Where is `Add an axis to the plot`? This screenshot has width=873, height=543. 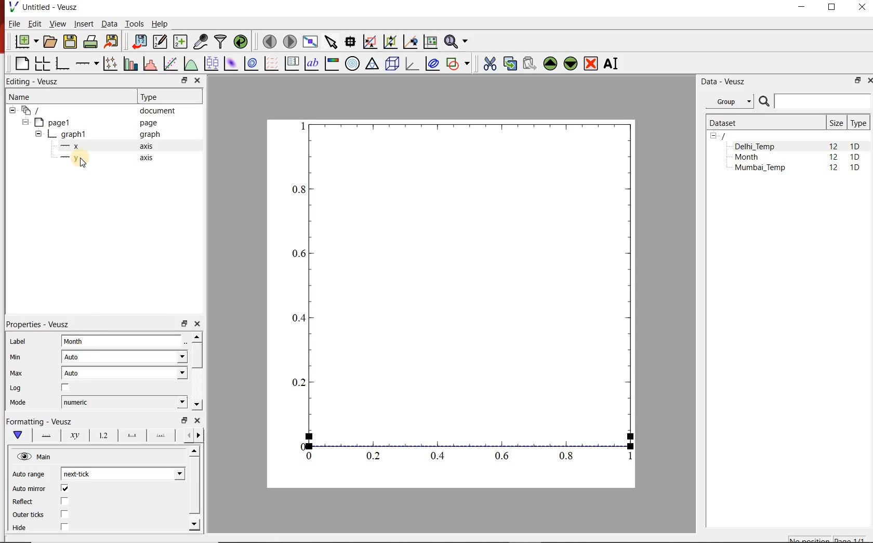 Add an axis to the plot is located at coordinates (86, 63).